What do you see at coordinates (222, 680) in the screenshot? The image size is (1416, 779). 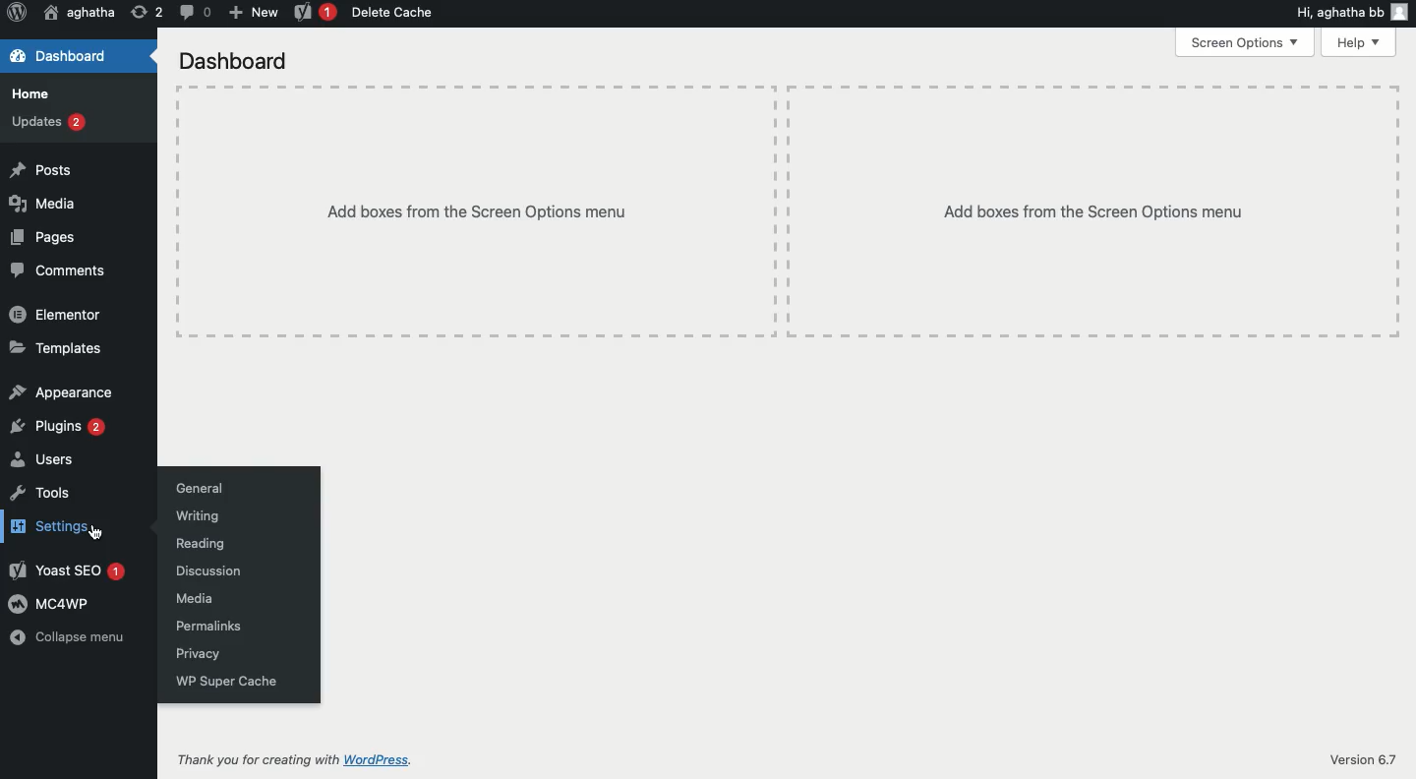 I see `WP super cache` at bounding box center [222, 680].